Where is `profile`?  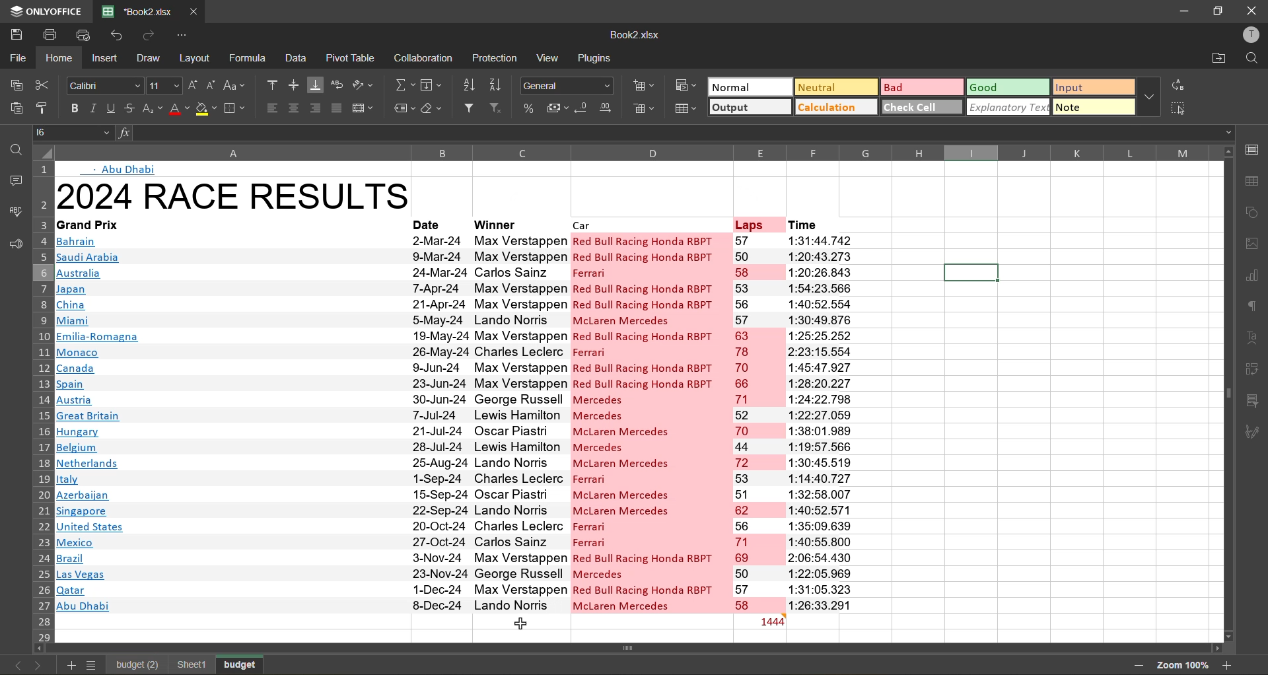 profile is located at coordinates (1248, 35).